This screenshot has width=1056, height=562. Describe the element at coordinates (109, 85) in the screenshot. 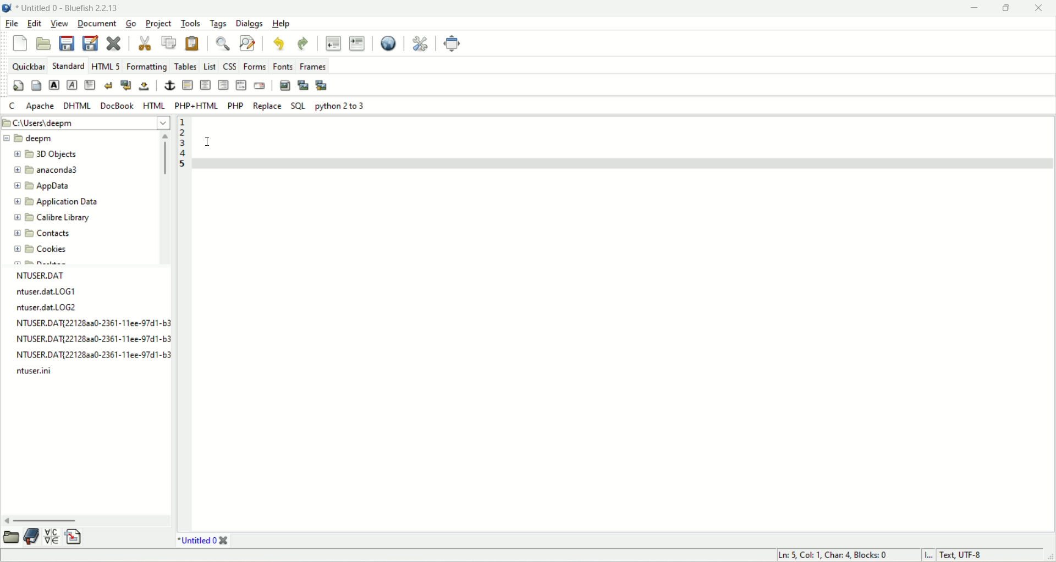

I see `break` at that location.